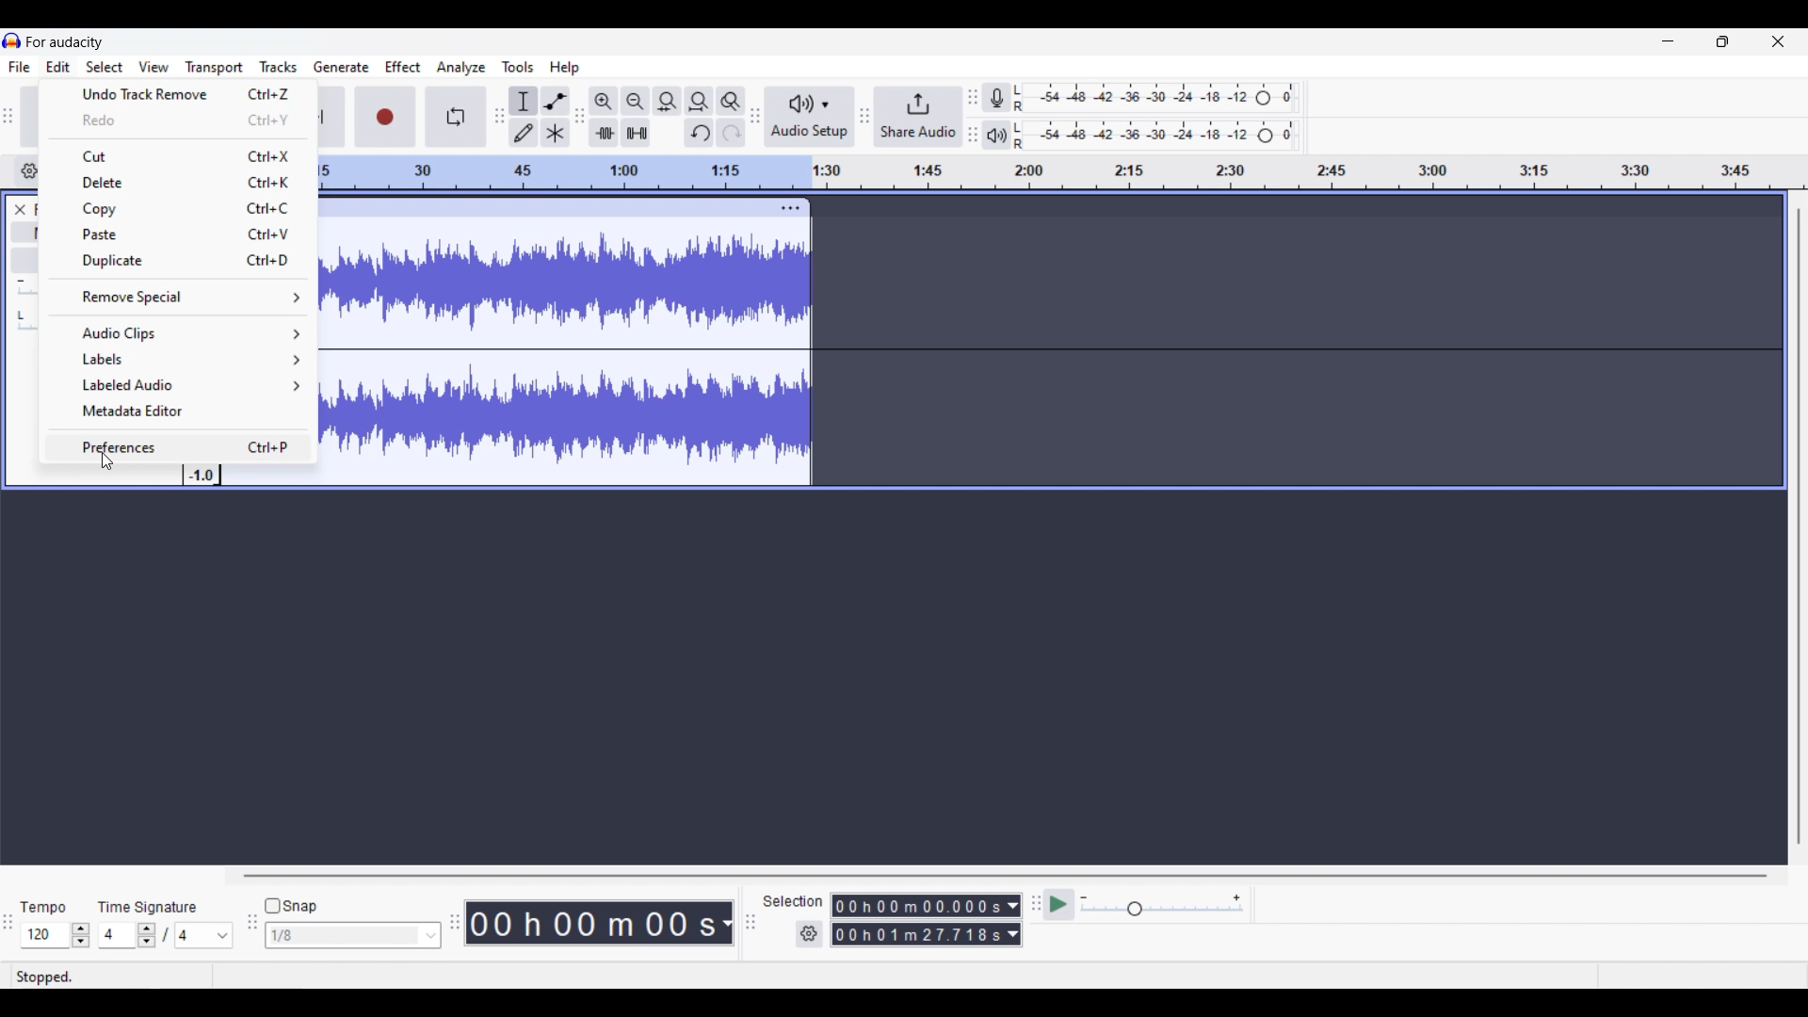  Describe the element at coordinates (564, 357) in the screenshot. I see `track waveform` at that location.